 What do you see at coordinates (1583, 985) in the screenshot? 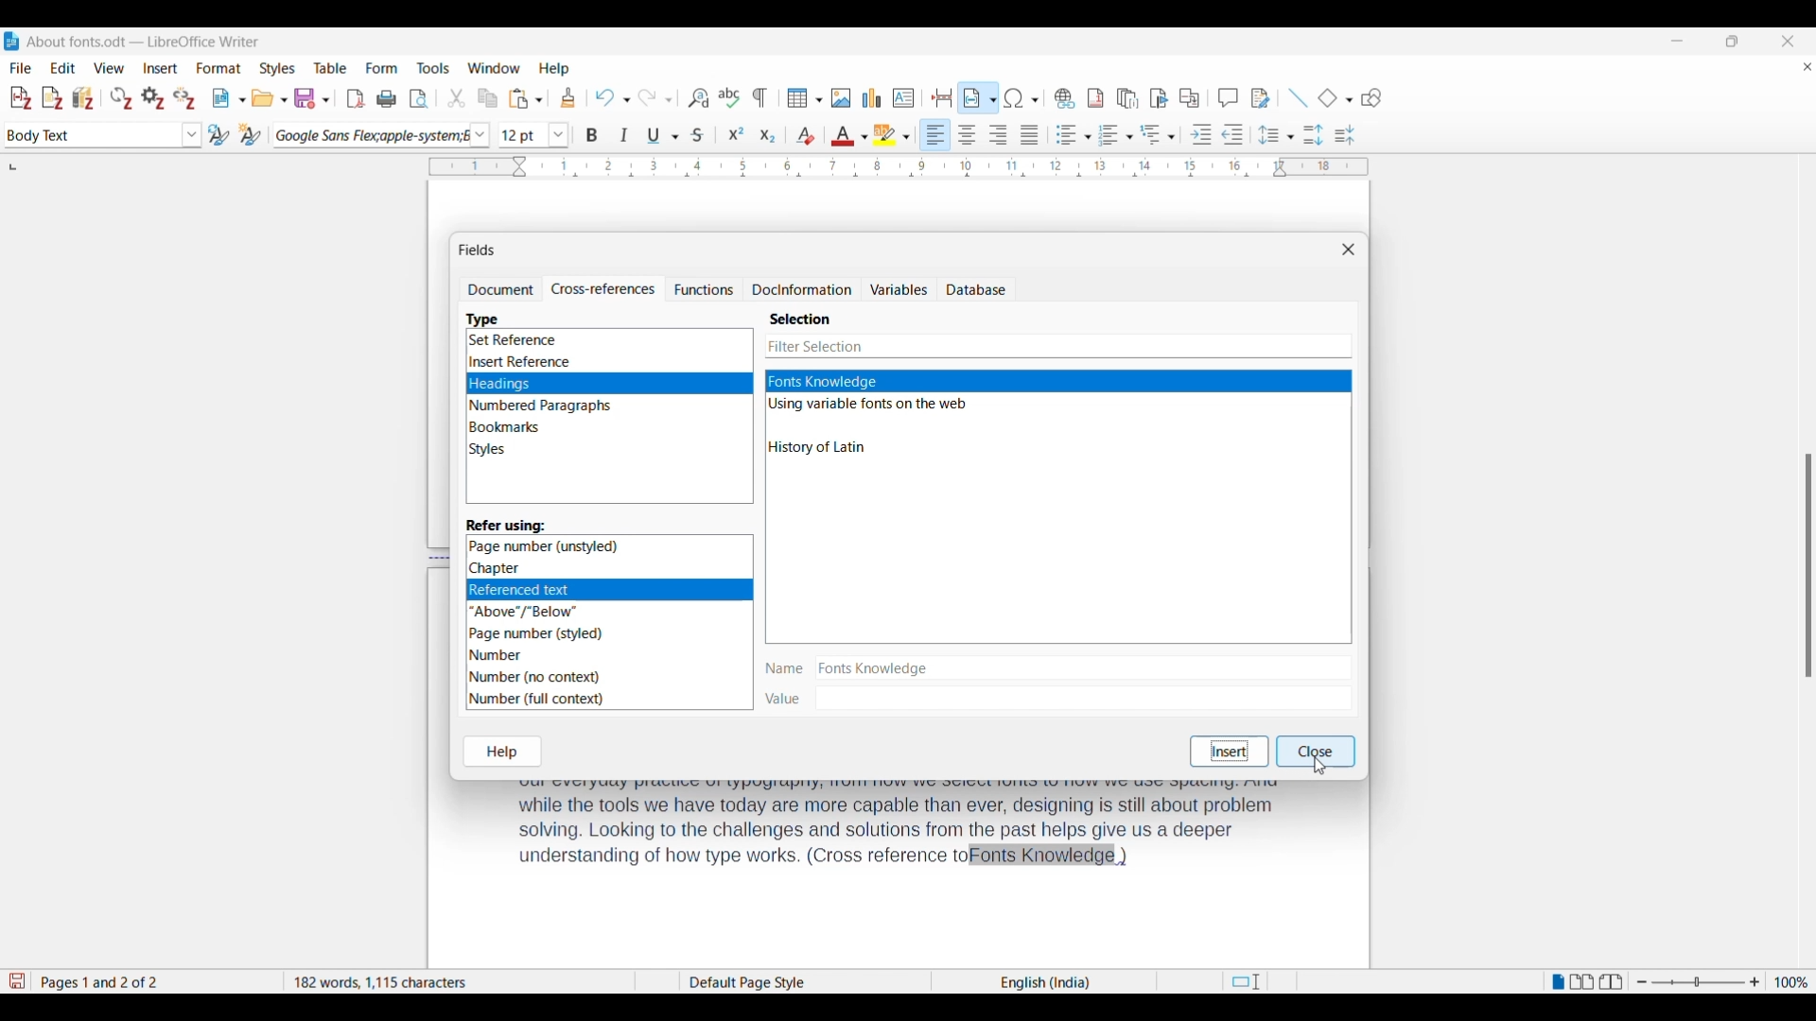
I see `multiple page view` at bounding box center [1583, 985].